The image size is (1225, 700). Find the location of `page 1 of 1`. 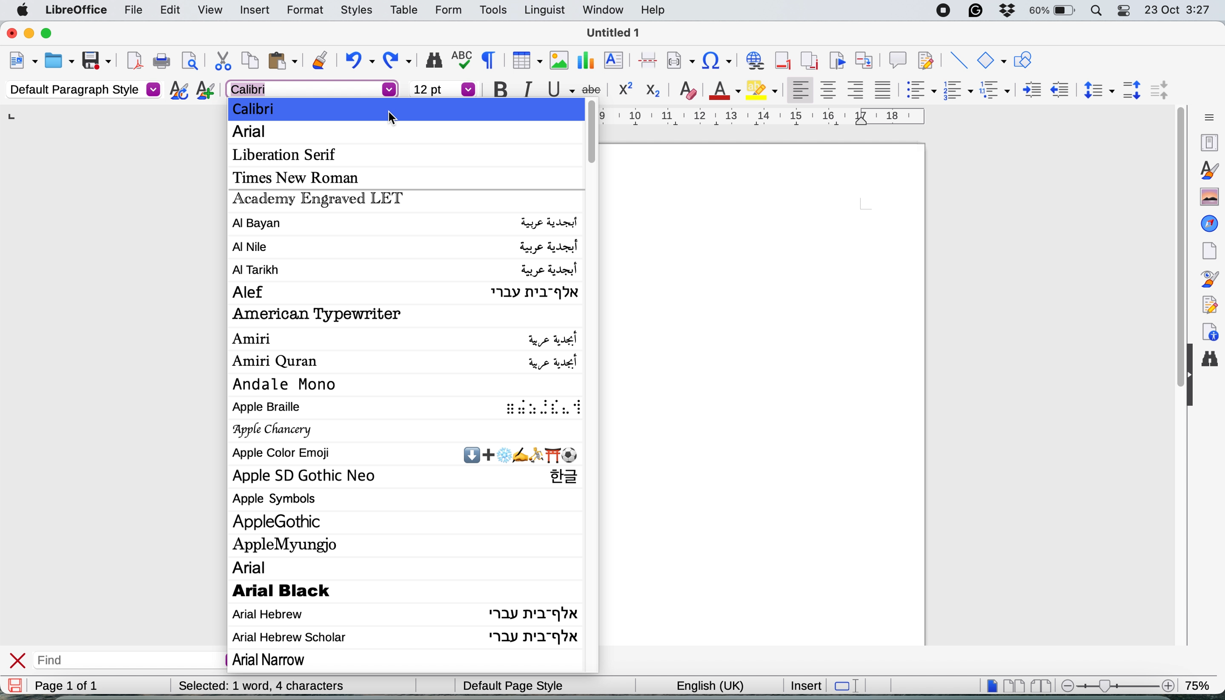

page 1 of 1 is located at coordinates (65, 686).